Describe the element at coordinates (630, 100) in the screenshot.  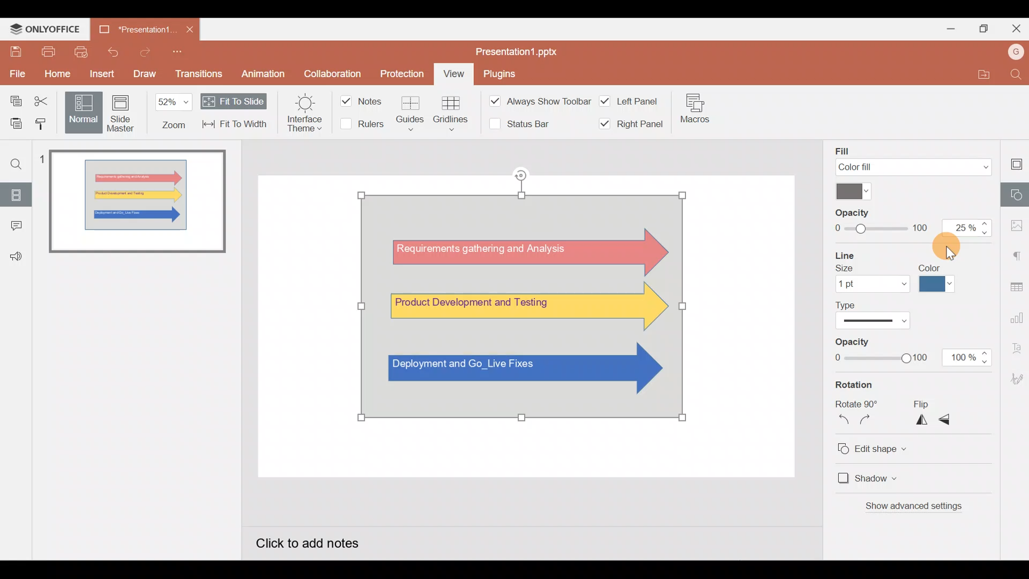
I see `Left panel` at that location.